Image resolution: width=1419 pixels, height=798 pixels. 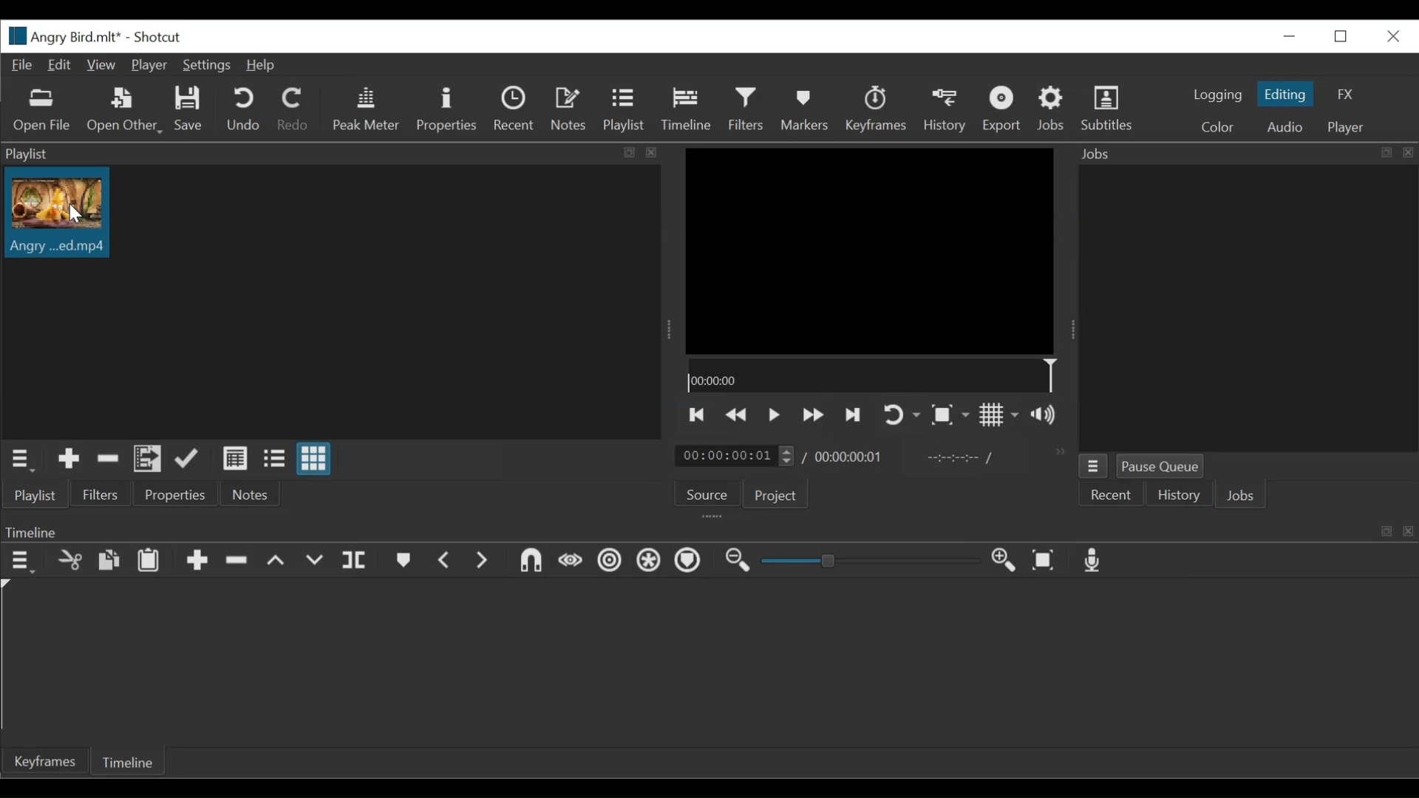 I want to click on Playlist, so click(x=622, y=111).